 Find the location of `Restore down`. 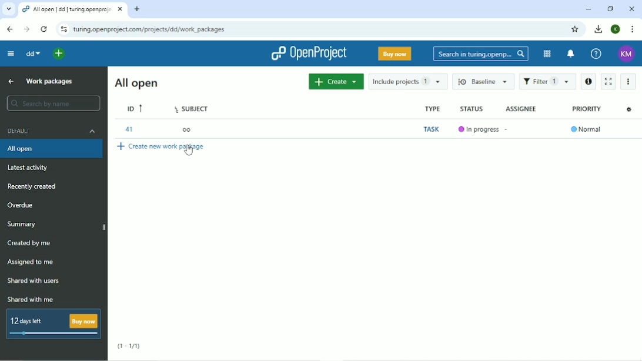

Restore down is located at coordinates (608, 9).